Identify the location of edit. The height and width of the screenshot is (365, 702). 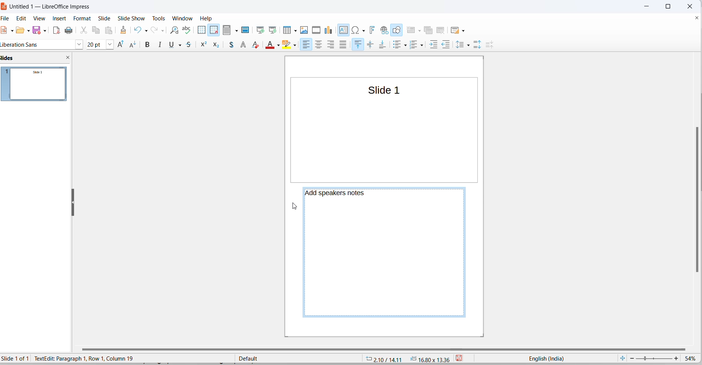
(23, 18).